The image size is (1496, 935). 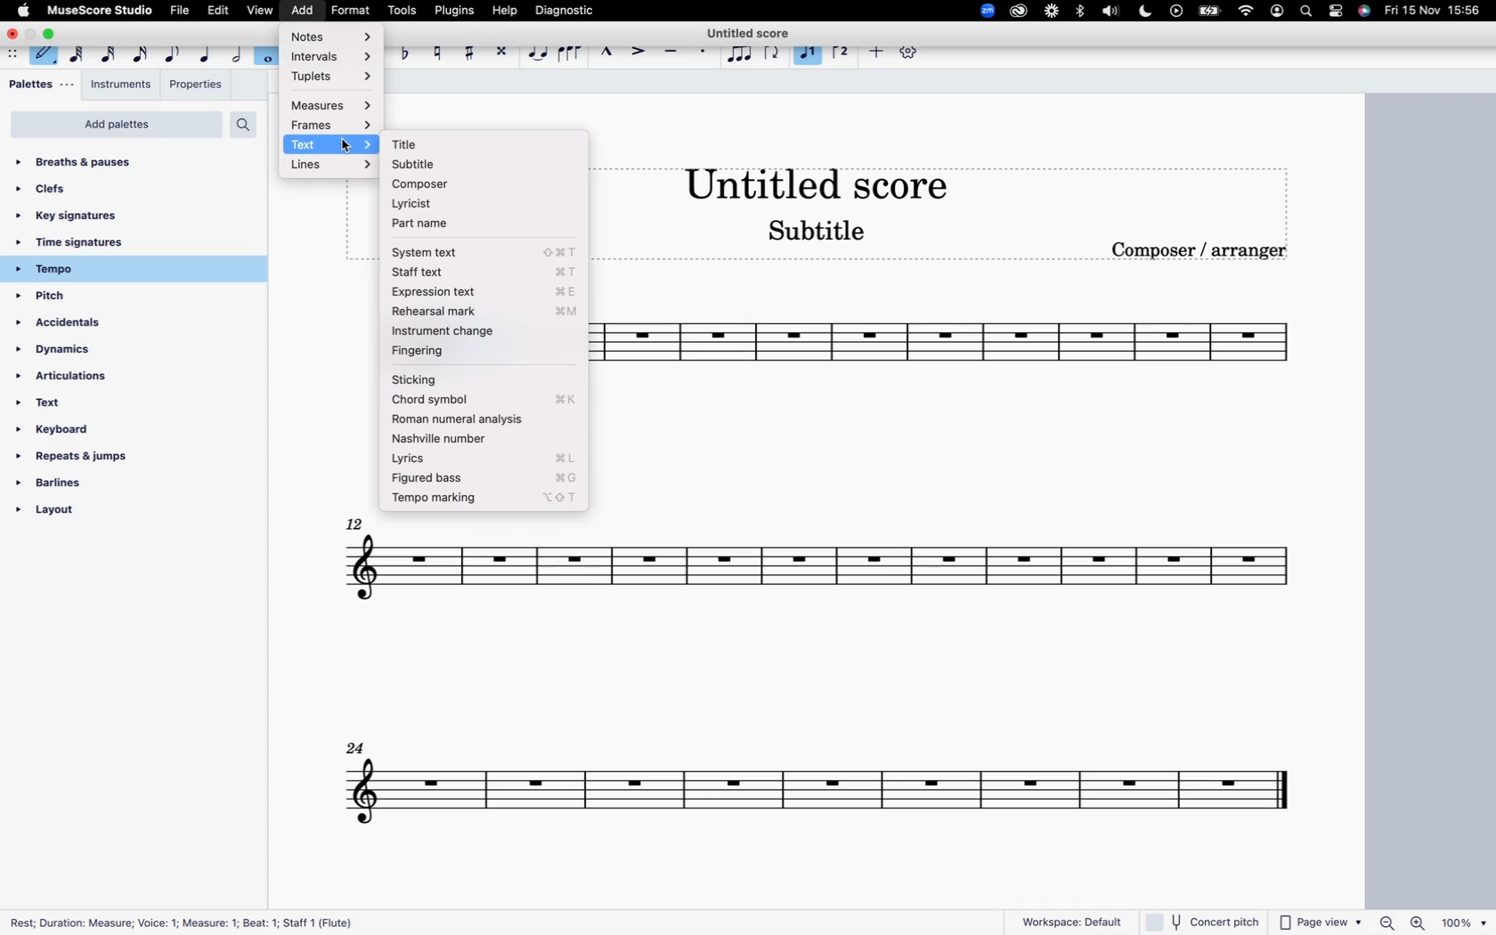 I want to click on toggle sharp, so click(x=468, y=51).